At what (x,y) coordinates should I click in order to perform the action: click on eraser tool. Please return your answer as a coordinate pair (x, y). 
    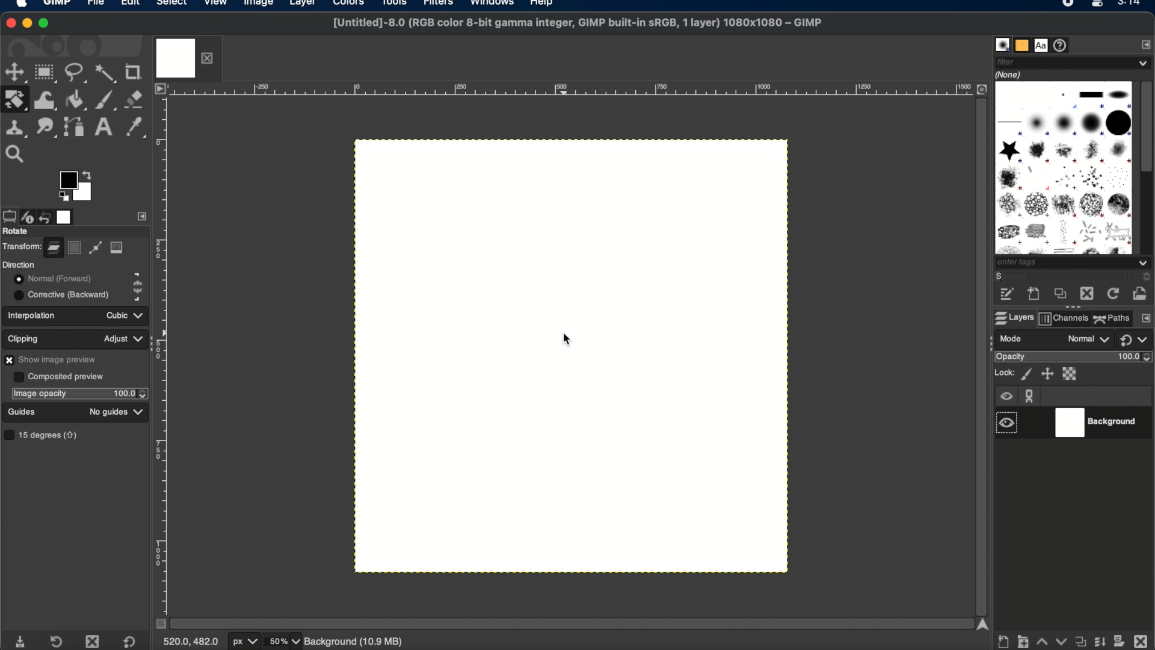
    Looking at the image, I should click on (136, 99).